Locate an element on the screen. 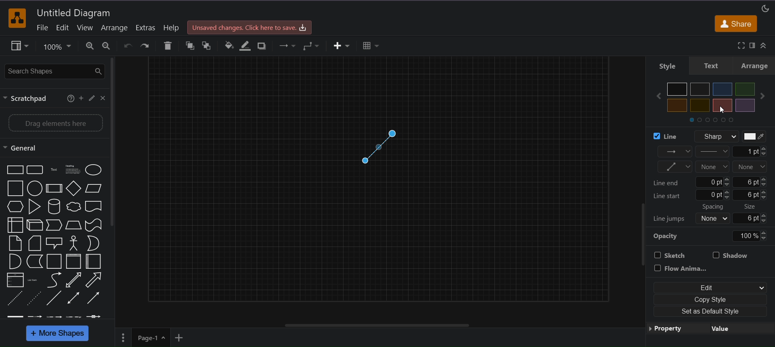 The image size is (775, 347). value is located at coordinates (719, 328).